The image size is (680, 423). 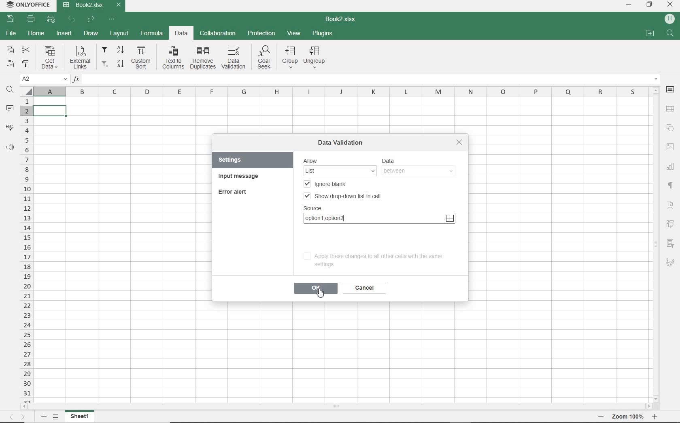 What do you see at coordinates (670, 129) in the screenshot?
I see `SHAPE` at bounding box center [670, 129].